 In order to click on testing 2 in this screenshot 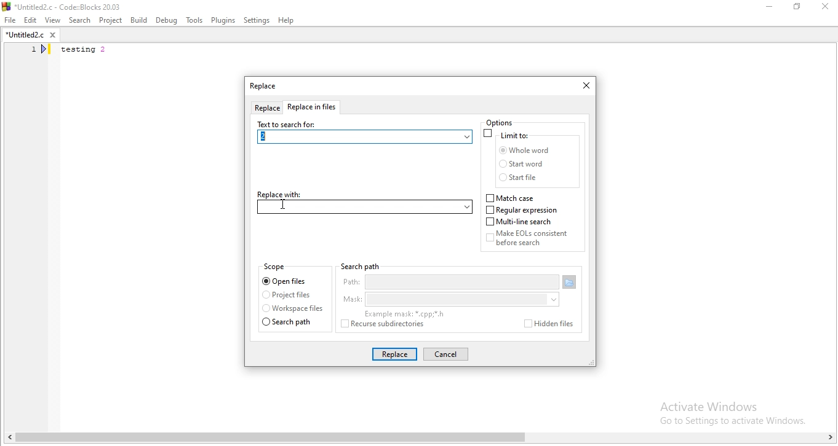, I will do `click(86, 51)`.